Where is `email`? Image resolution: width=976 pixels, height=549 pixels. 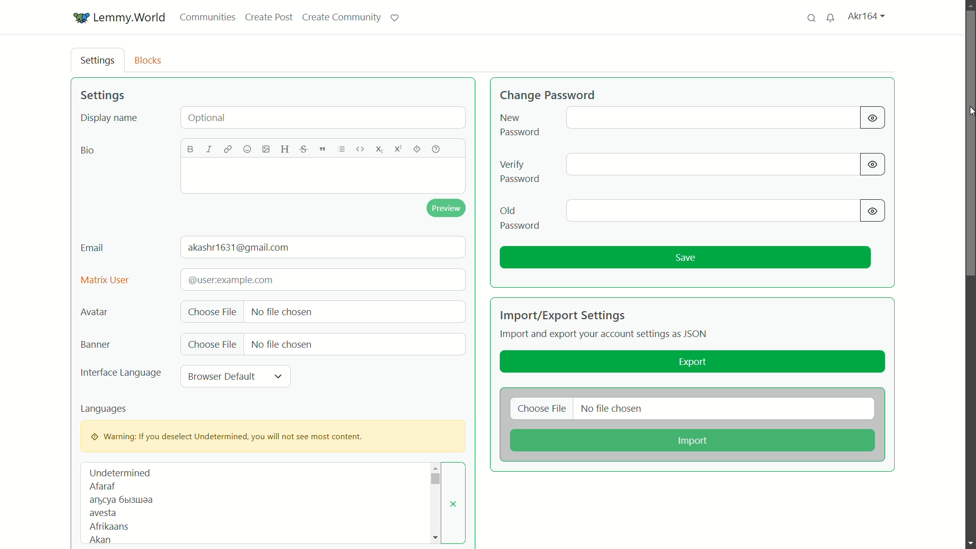
email is located at coordinates (93, 248).